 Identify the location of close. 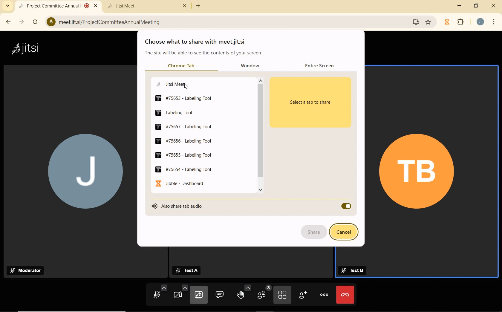
(494, 5).